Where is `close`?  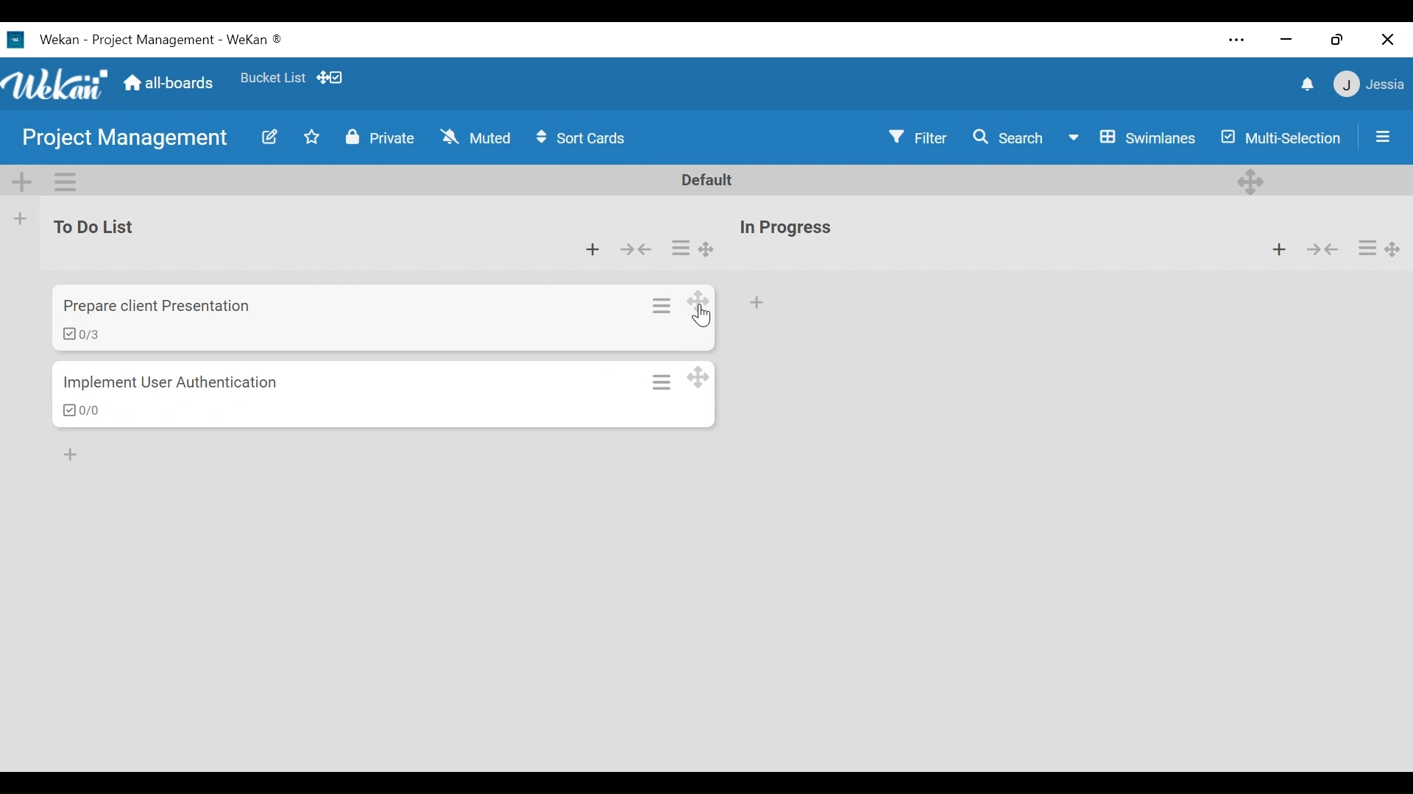 close is located at coordinates (1387, 40).